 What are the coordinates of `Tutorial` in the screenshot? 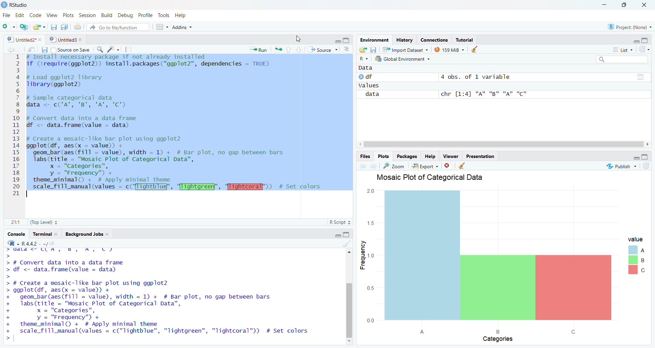 It's located at (464, 40).